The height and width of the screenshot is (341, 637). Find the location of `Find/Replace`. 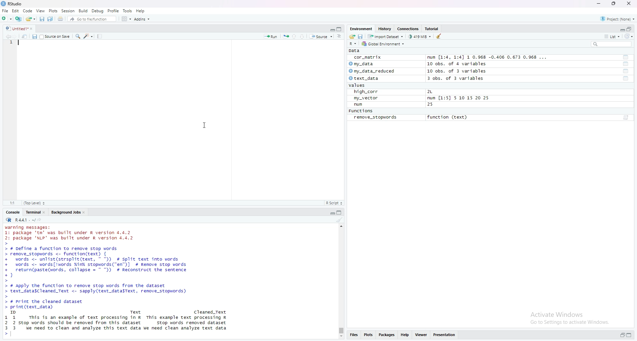

Find/Replace is located at coordinates (78, 37).